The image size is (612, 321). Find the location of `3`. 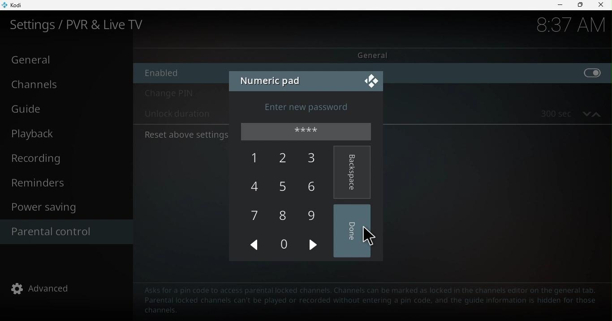

3 is located at coordinates (314, 160).